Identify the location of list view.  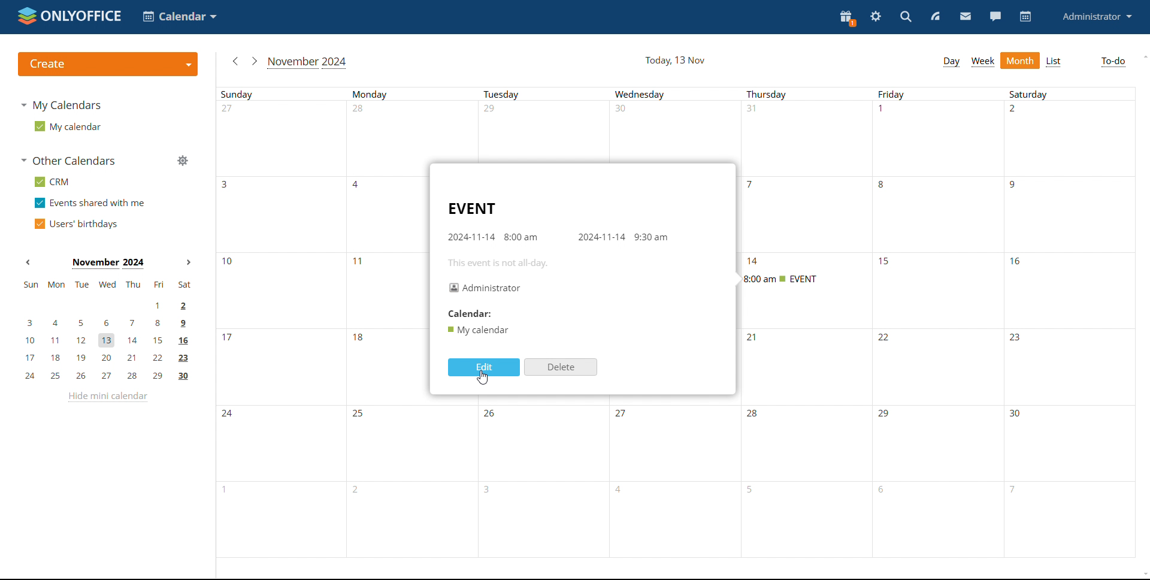
(1054, 61).